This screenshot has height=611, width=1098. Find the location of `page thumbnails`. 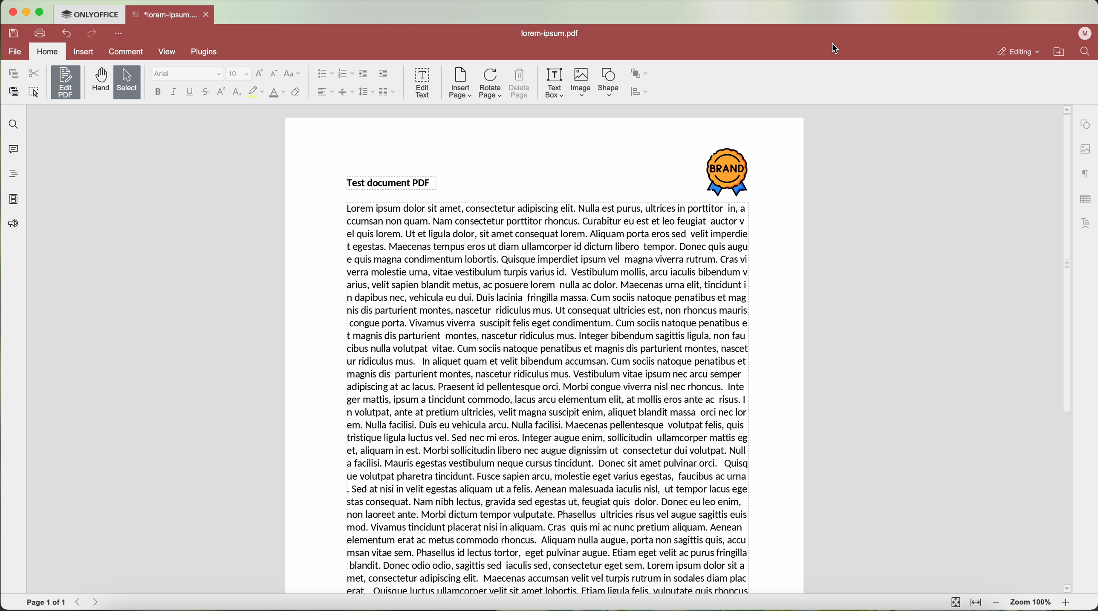

page thumbnails is located at coordinates (13, 199).